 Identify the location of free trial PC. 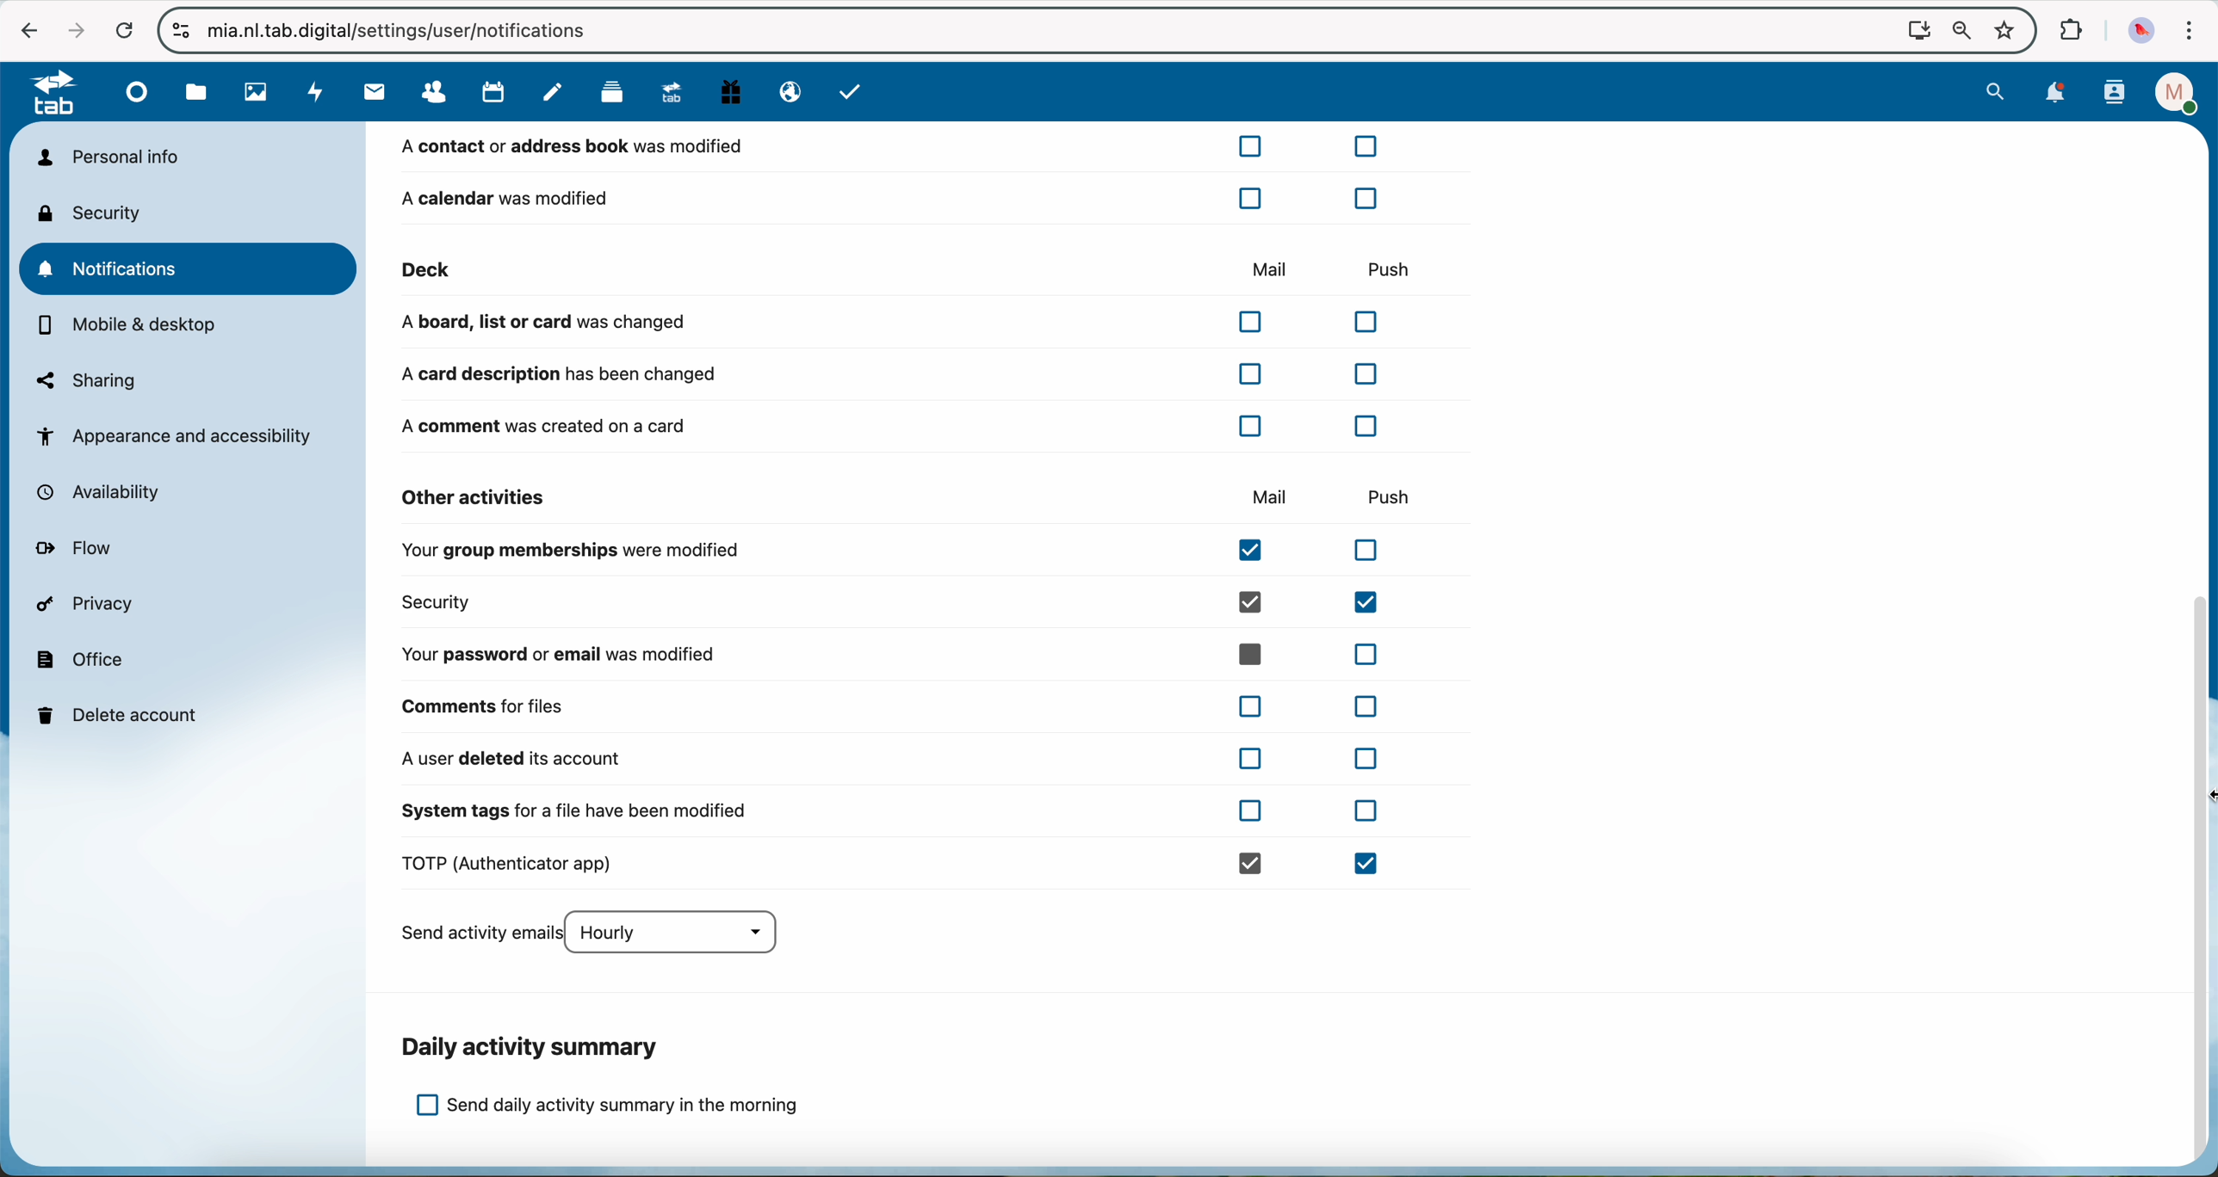
(734, 95).